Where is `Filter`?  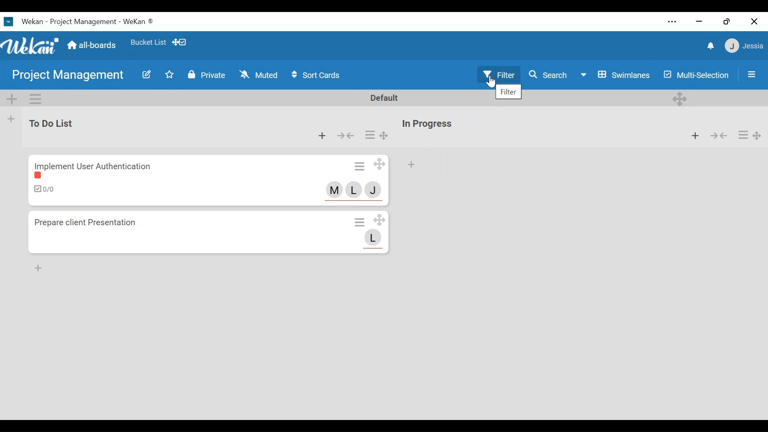
Filter is located at coordinates (496, 74).